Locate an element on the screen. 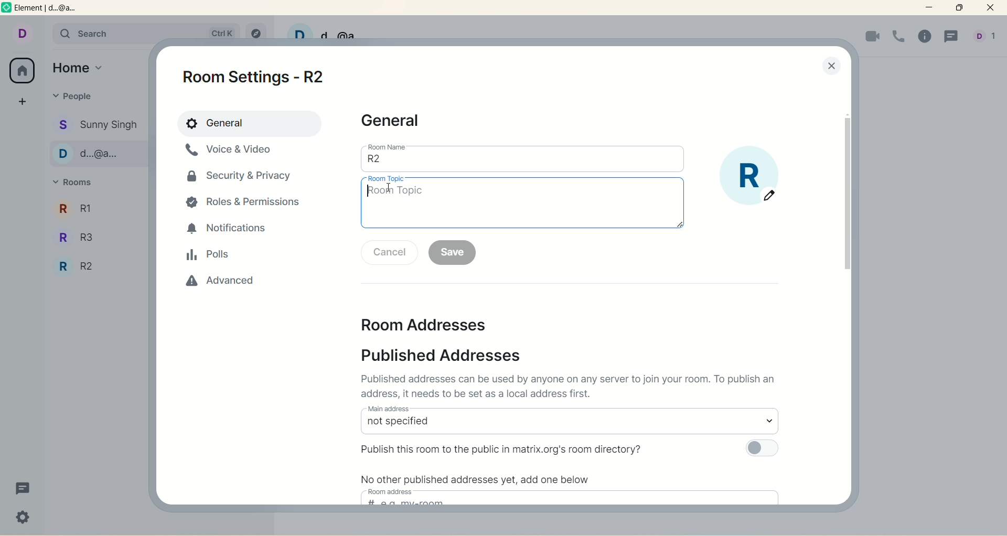  save is located at coordinates (453, 253).